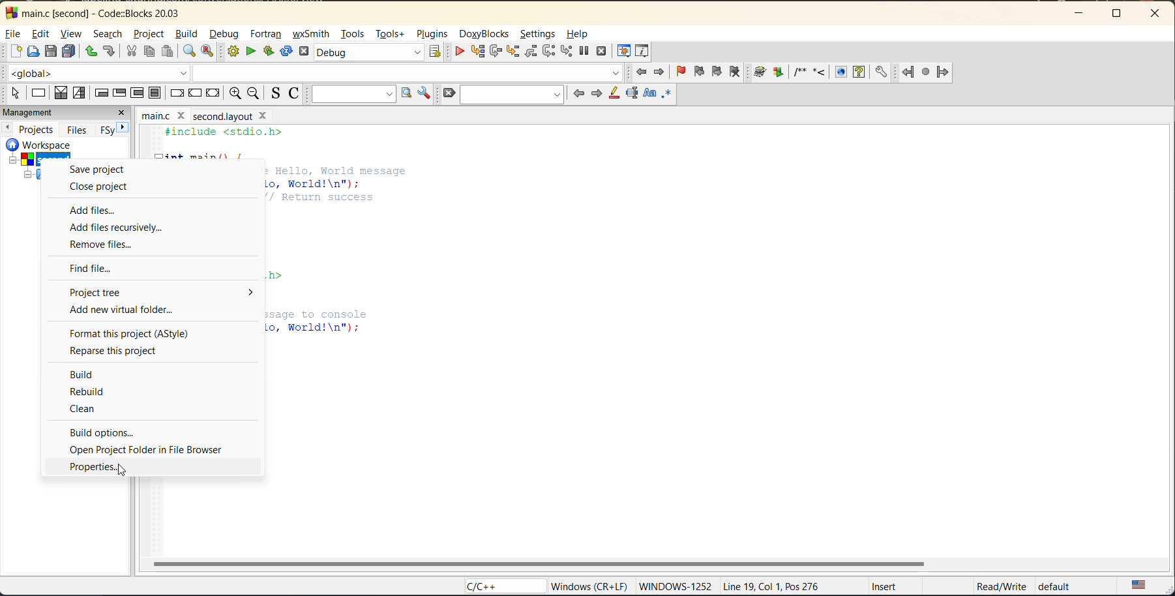  Describe the element at coordinates (76, 130) in the screenshot. I see `files` at that location.